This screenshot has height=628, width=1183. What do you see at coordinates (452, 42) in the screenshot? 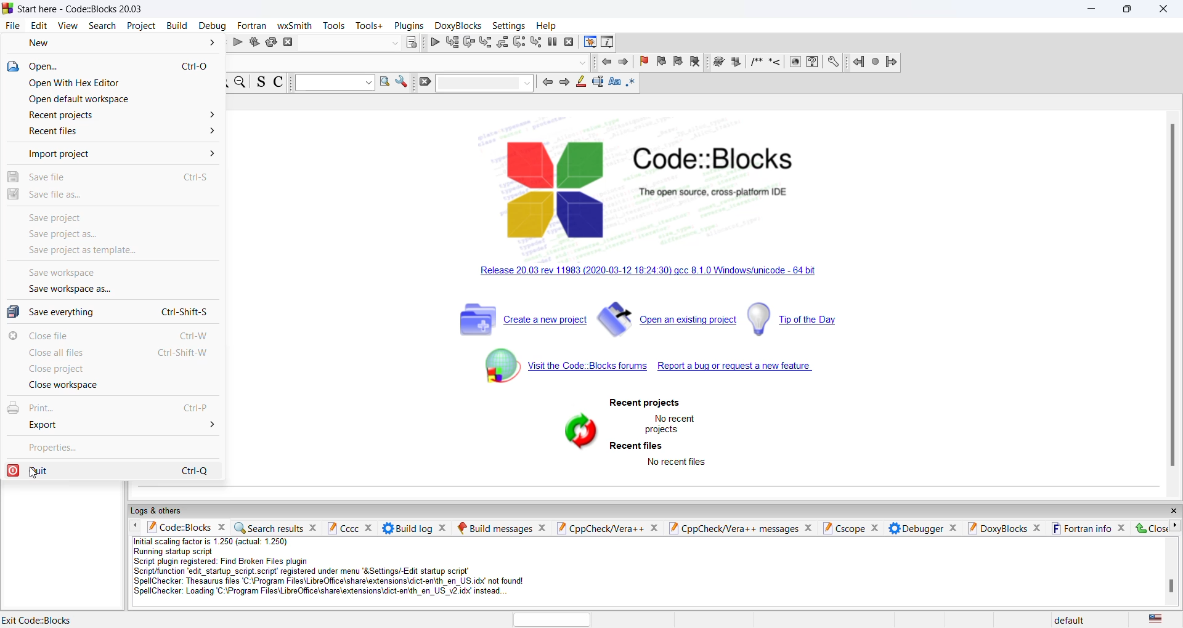
I see `run to cursor` at bounding box center [452, 42].